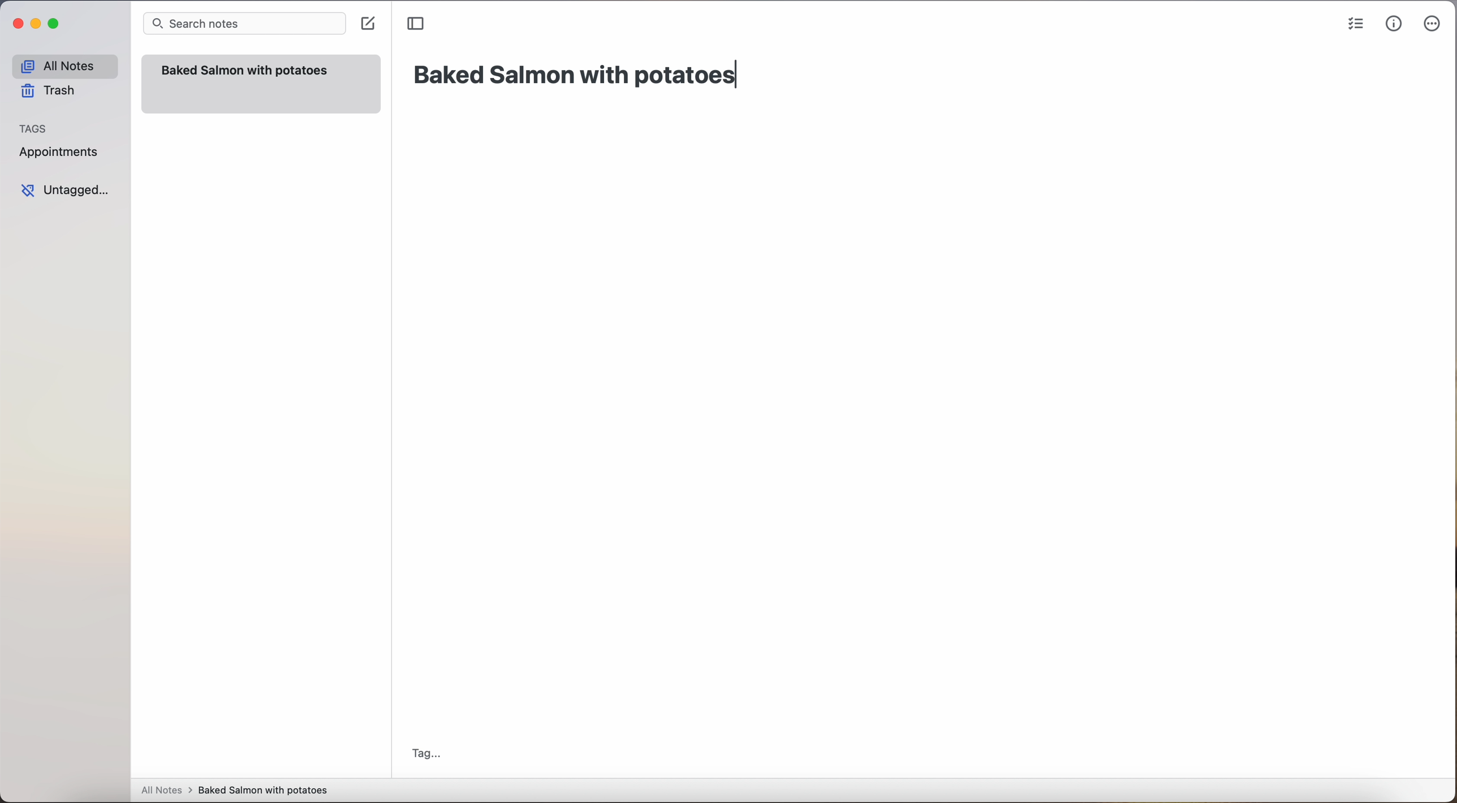 This screenshot has height=803, width=1457. Describe the element at coordinates (36, 25) in the screenshot. I see `minimize Simplenote` at that location.